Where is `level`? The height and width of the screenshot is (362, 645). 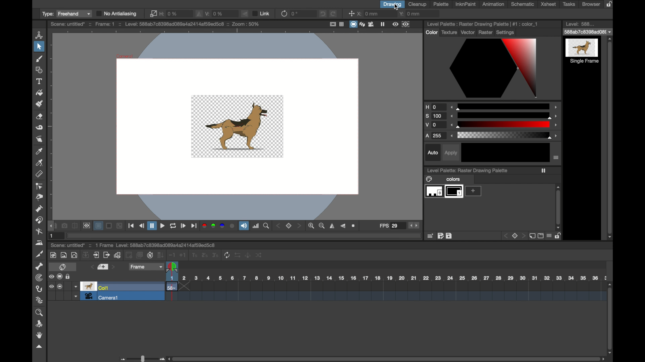
level is located at coordinates (583, 47).